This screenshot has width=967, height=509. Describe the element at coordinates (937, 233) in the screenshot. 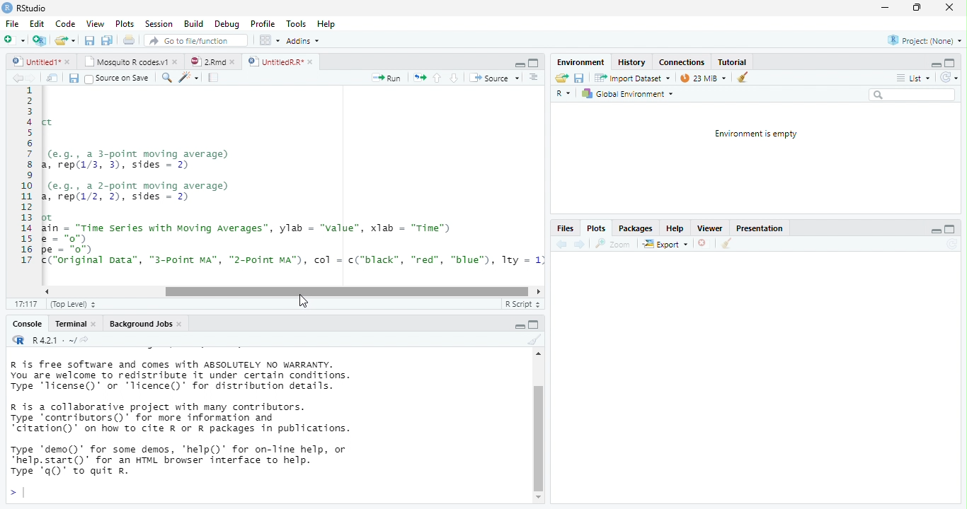

I see `minimize` at that location.